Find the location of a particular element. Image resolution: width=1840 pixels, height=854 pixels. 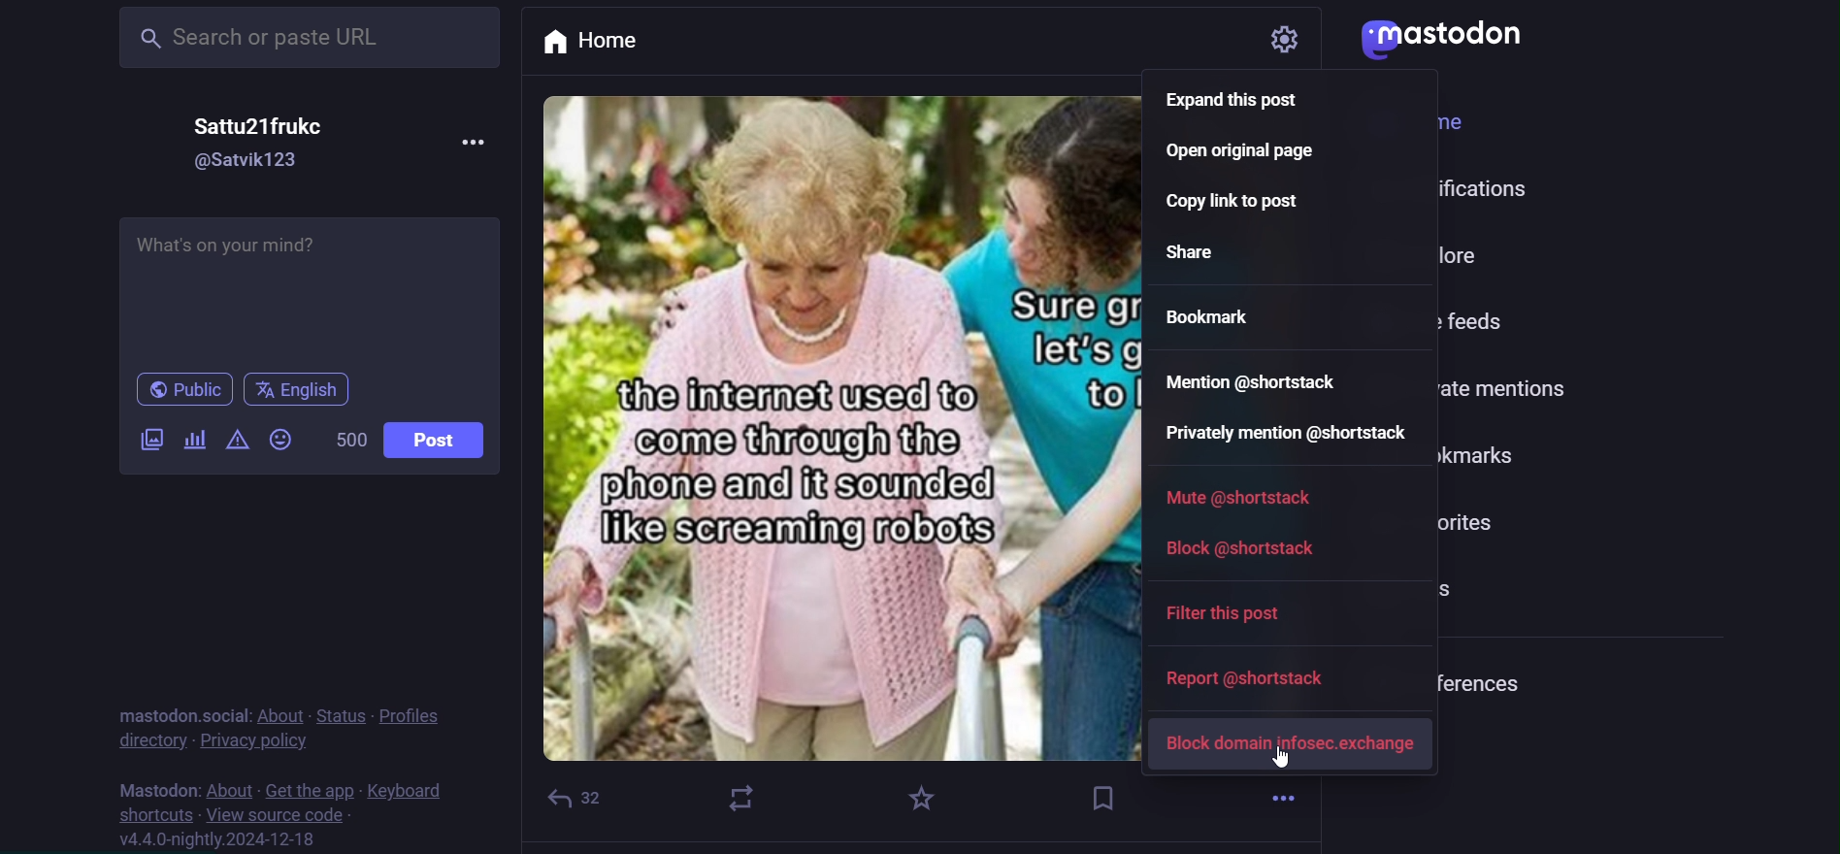

search is located at coordinates (310, 39).